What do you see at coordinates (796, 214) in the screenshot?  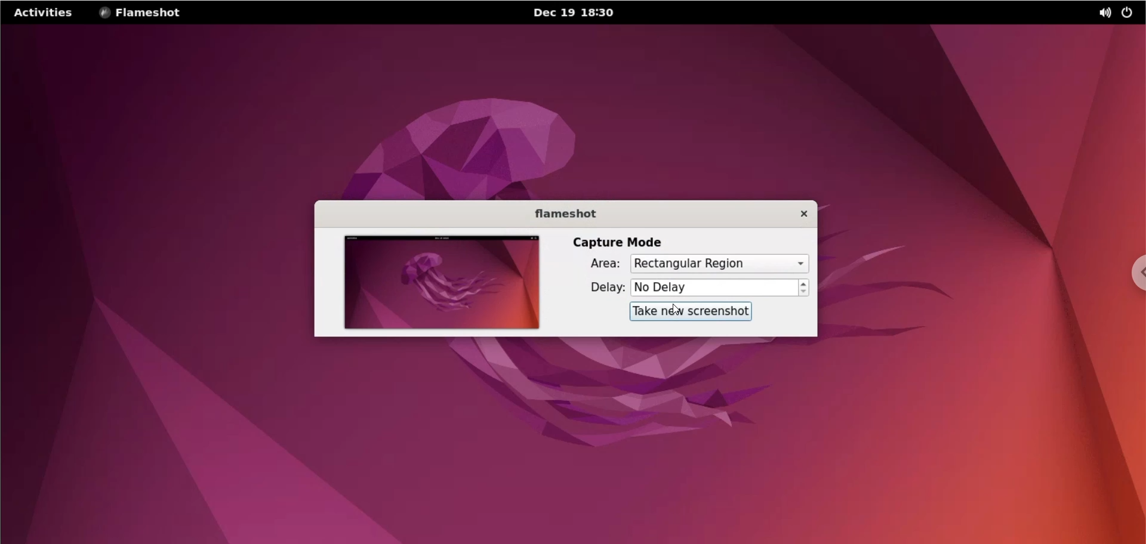 I see `close` at bounding box center [796, 214].